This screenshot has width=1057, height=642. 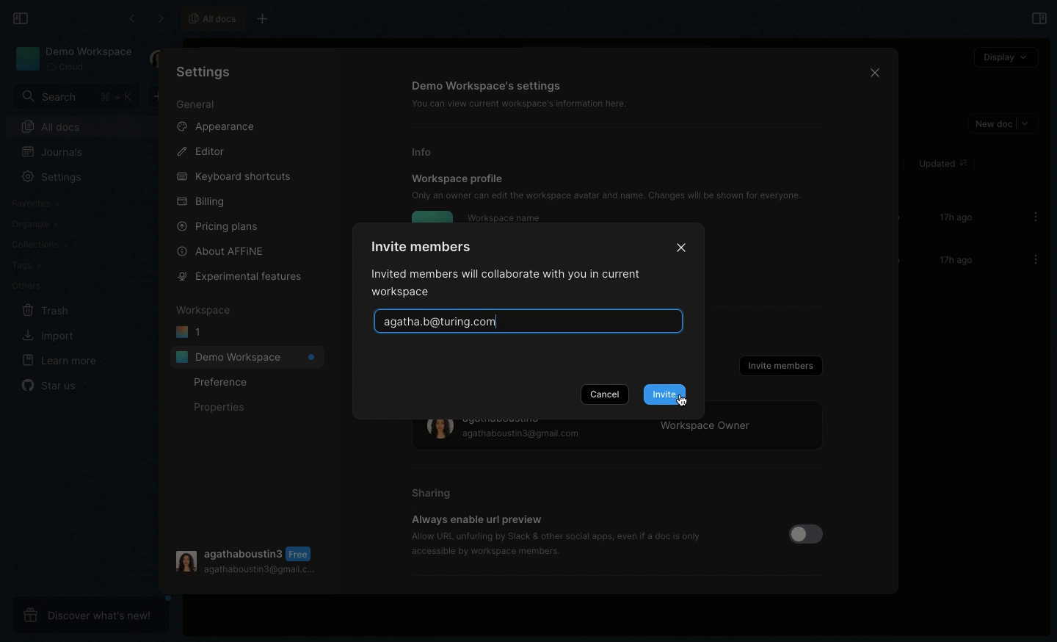 What do you see at coordinates (217, 408) in the screenshot?
I see `Properties` at bounding box center [217, 408].